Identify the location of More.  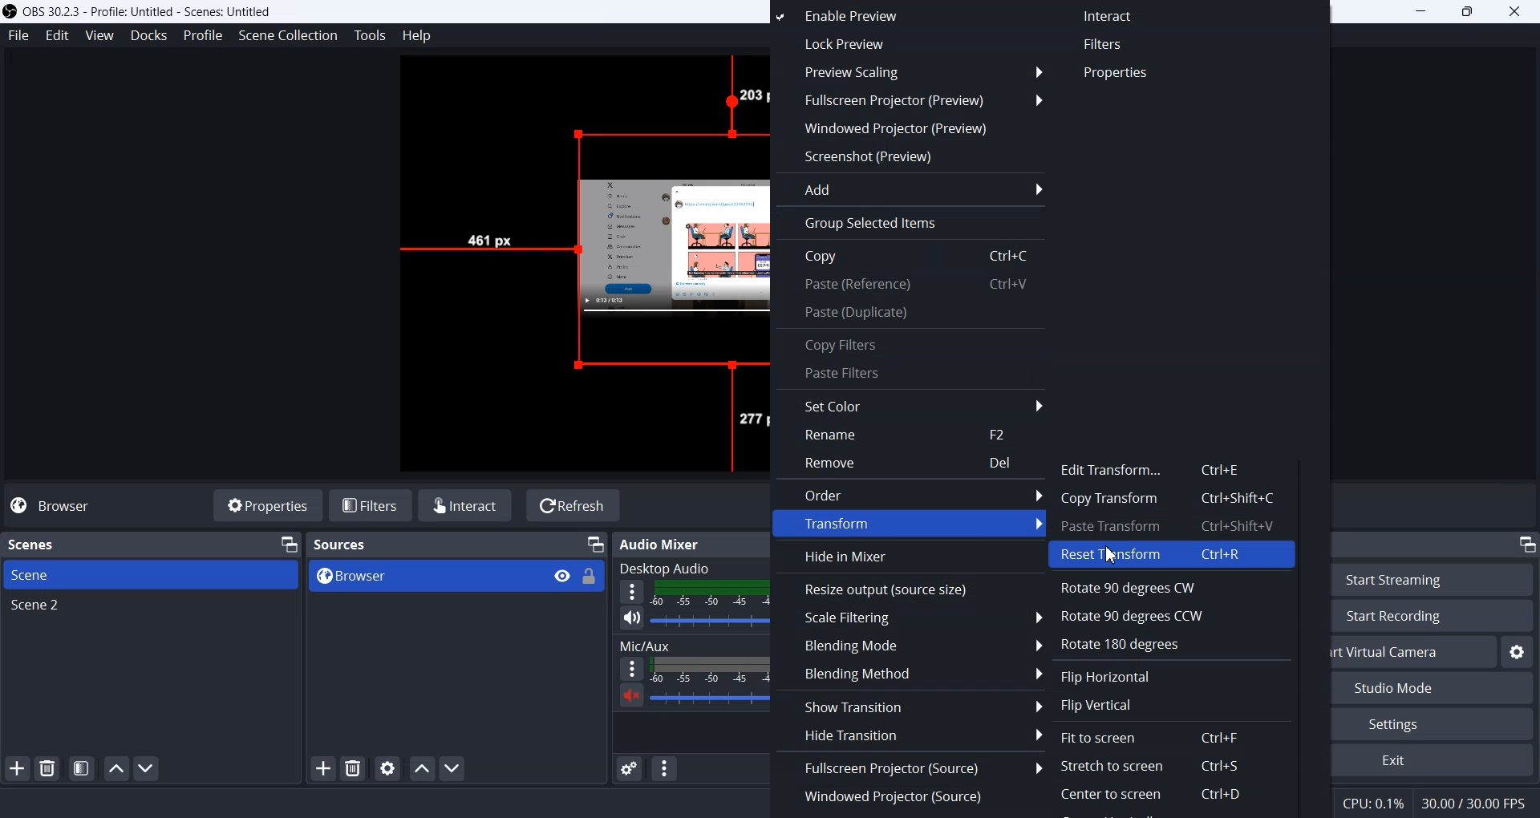
(632, 591).